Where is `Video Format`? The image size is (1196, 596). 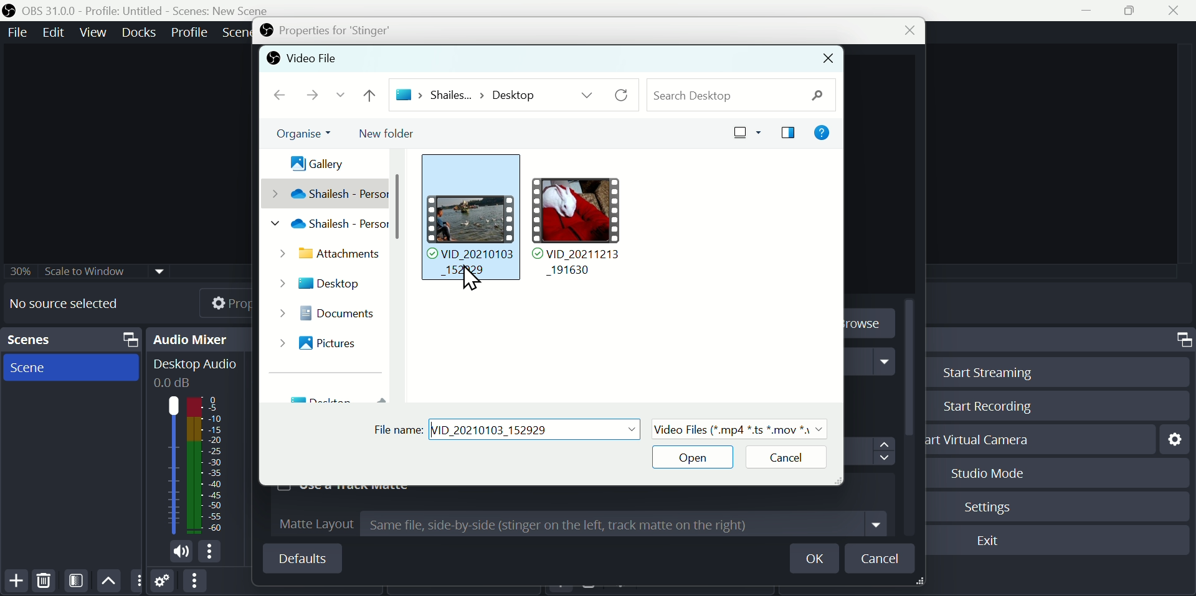 Video Format is located at coordinates (739, 428).